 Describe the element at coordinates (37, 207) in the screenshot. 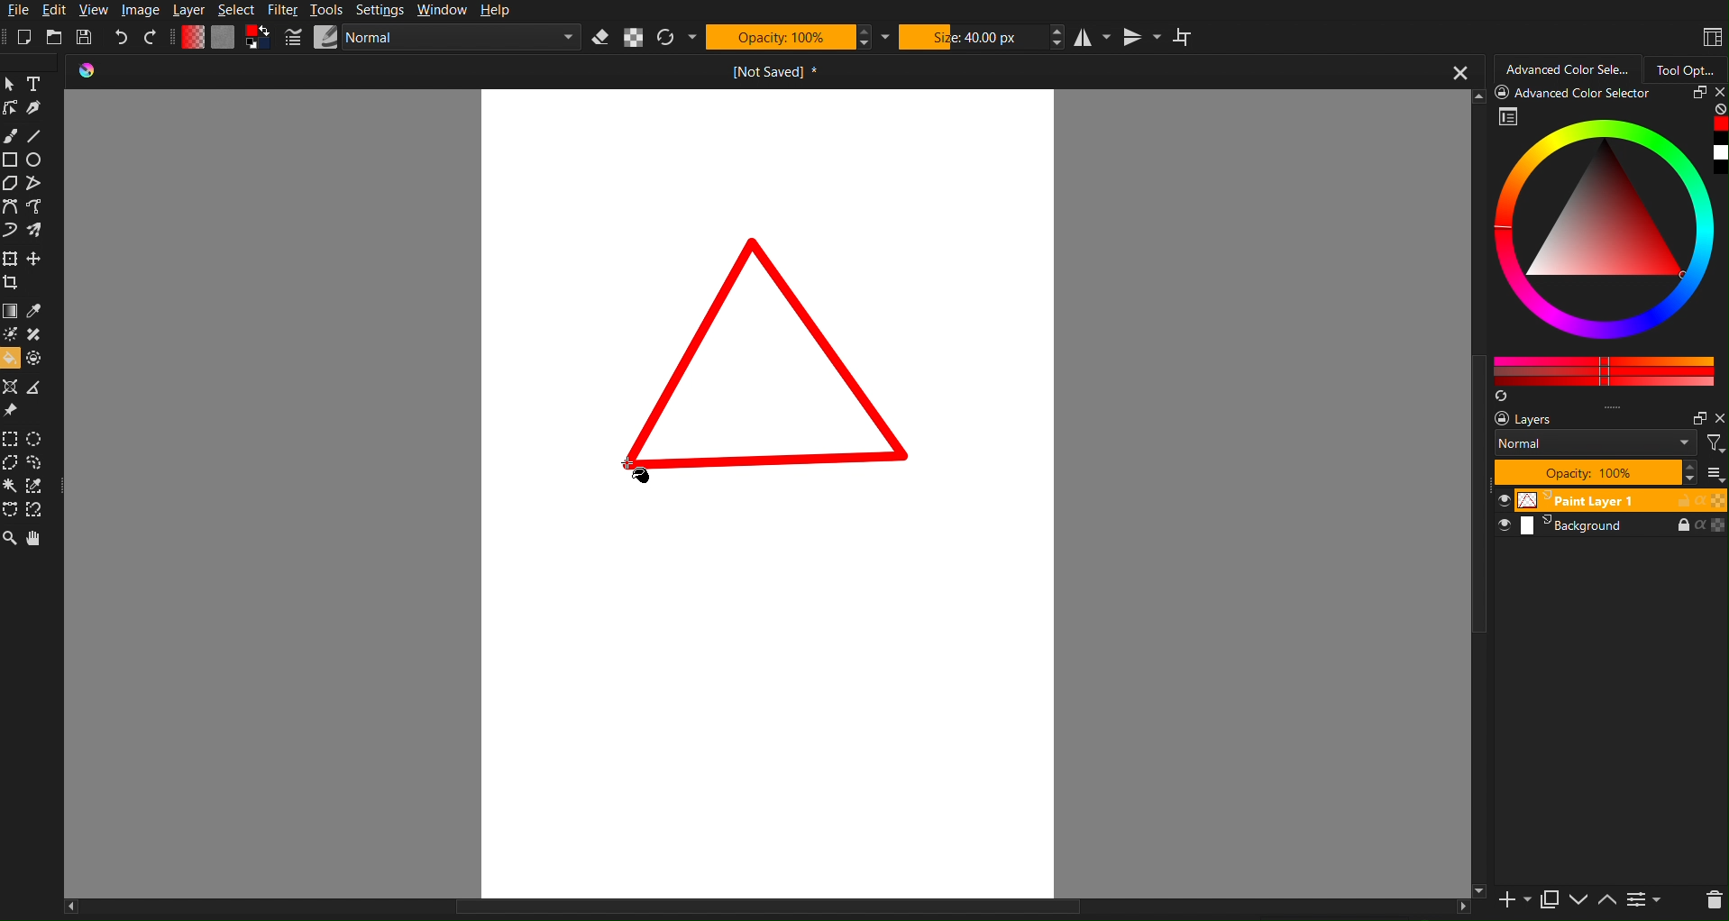

I see `freehand path tool` at that location.